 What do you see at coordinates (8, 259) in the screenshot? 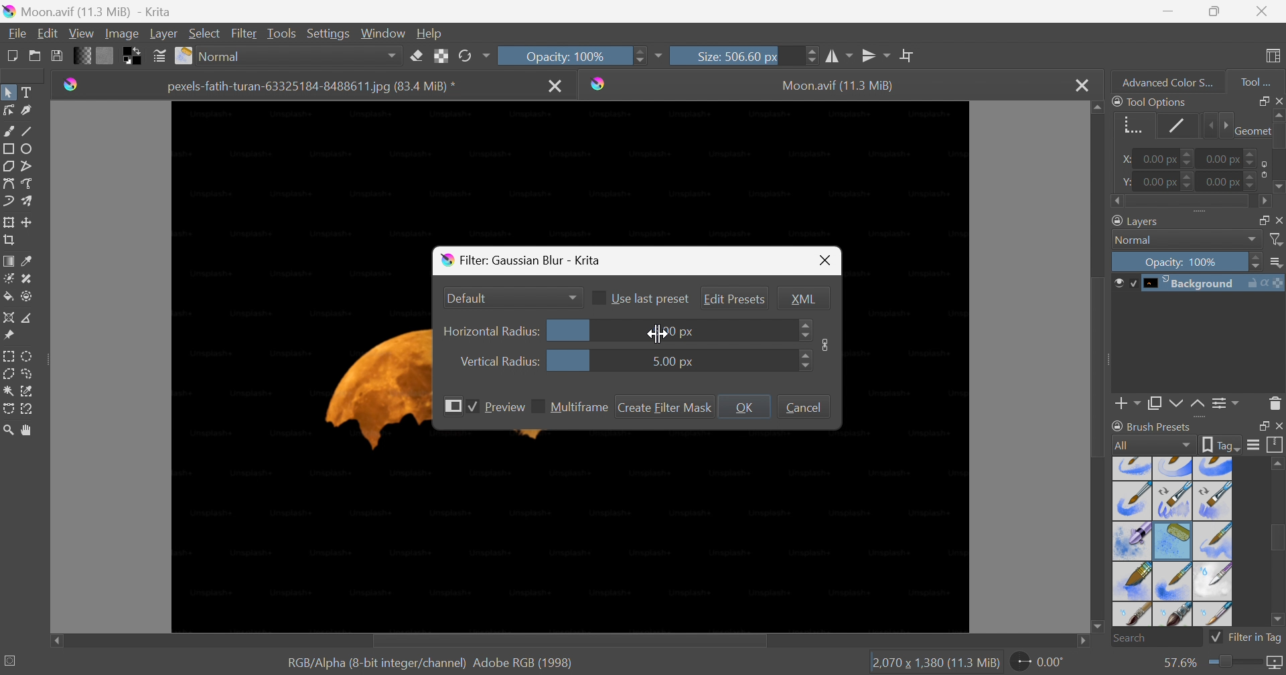
I see `Draw a gradient` at bounding box center [8, 259].